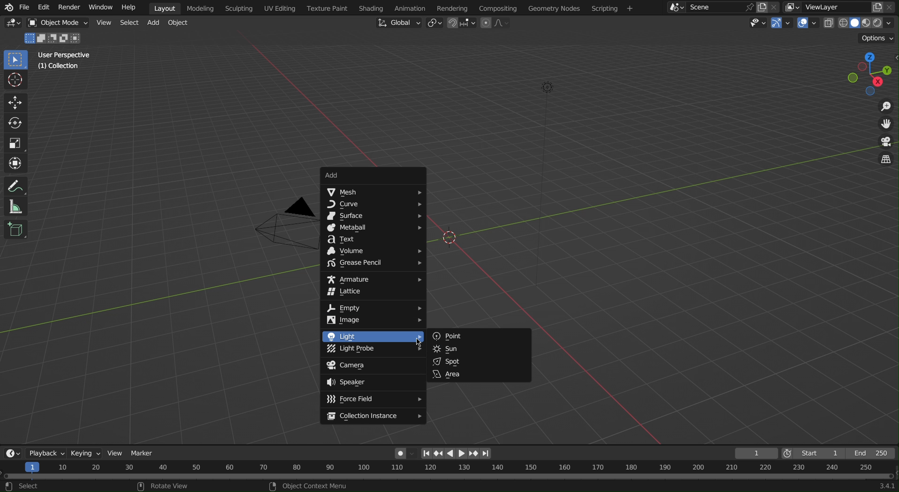 This screenshot has width=899, height=492. What do you see at coordinates (783, 24) in the screenshot?
I see `Show Gizmos` at bounding box center [783, 24].